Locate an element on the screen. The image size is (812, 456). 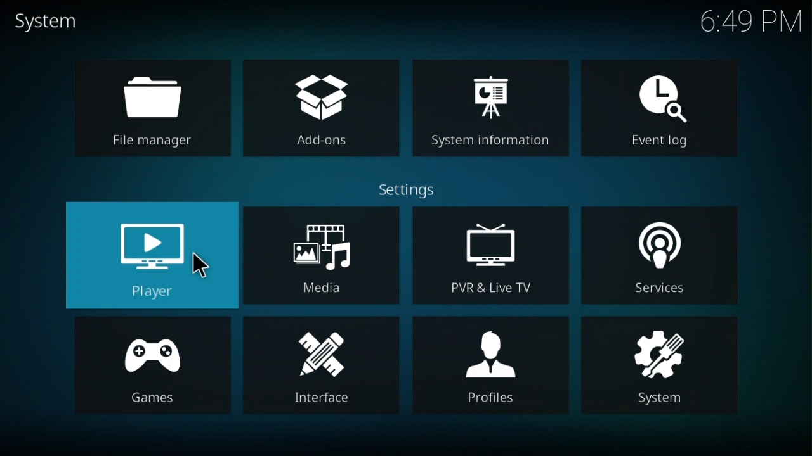
cursor is located at coordinates (204, 265).